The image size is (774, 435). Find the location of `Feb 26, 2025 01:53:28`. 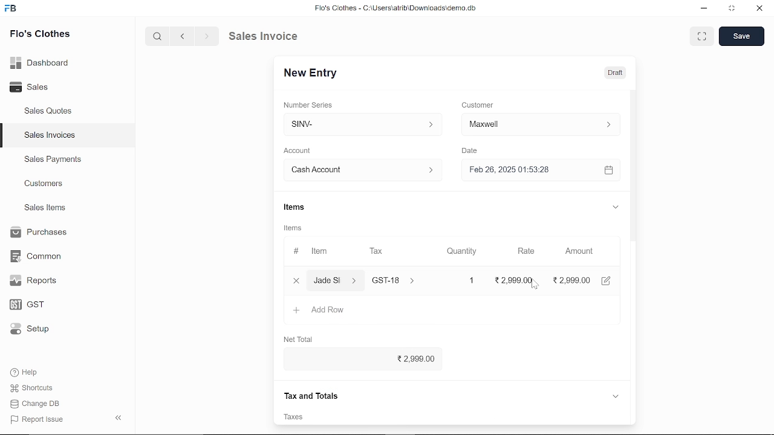

Feb 26, 2025 01:53:28 is located at coordinates (526, 170).